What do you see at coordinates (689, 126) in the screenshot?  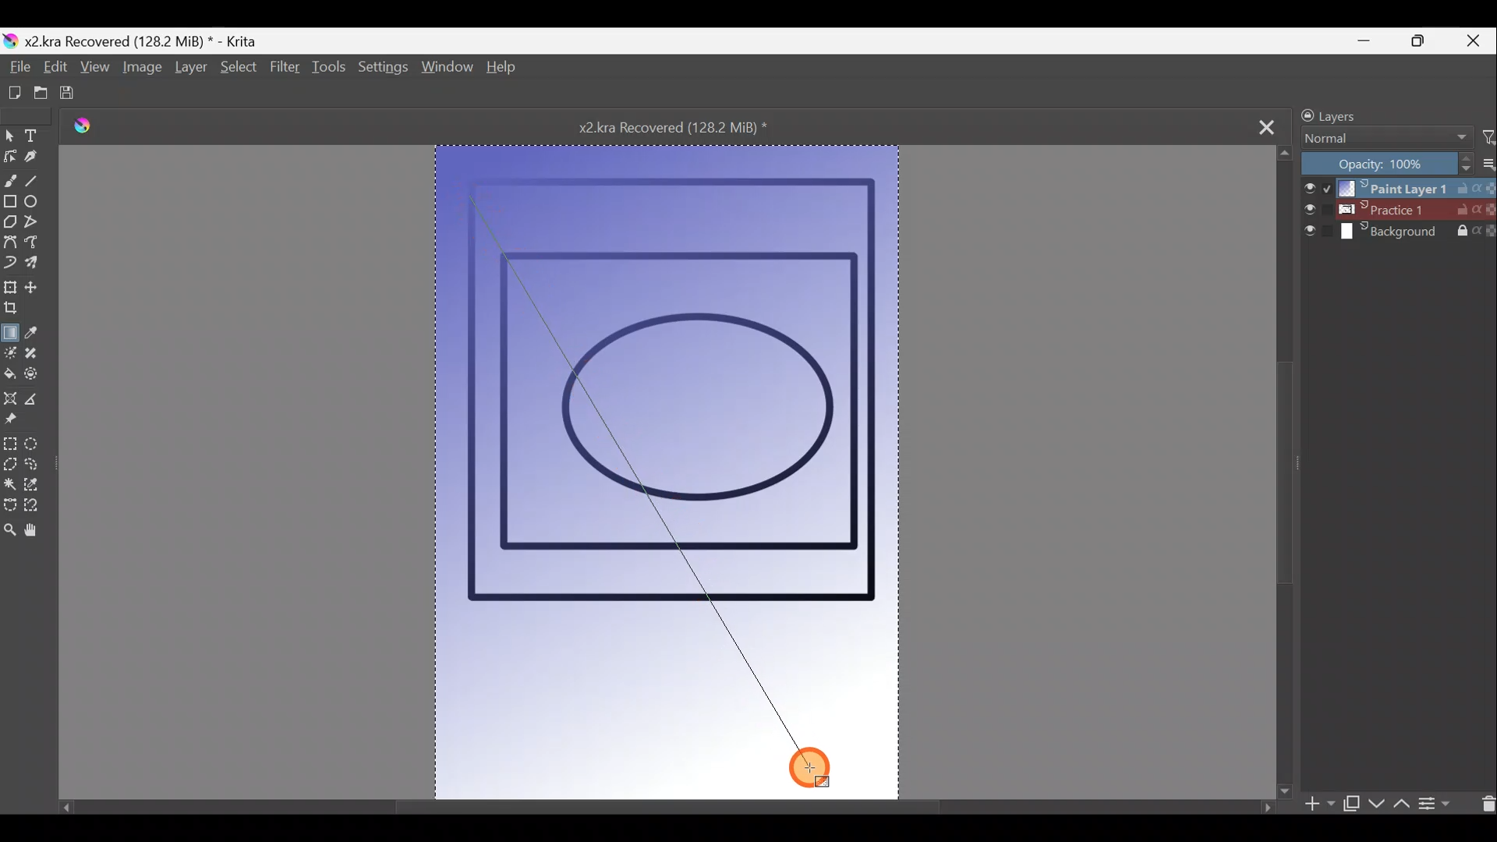 I see `Document name` at bounding box center [689, 126].